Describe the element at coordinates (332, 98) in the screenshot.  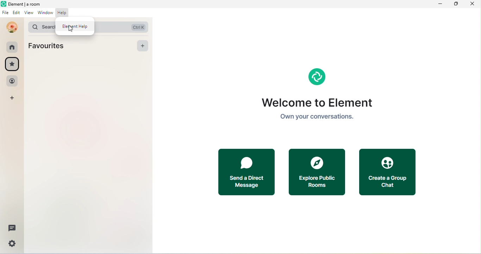
I see `Welcome to Element Own your conversations.` at that location.